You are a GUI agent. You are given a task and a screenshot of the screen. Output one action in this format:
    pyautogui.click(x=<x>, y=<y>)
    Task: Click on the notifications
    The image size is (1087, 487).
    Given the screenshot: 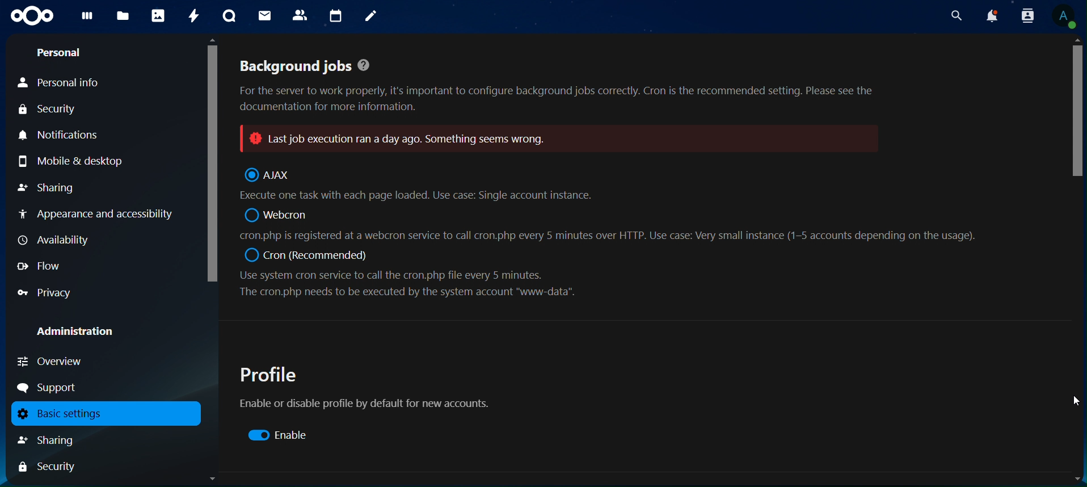 What is the action you would take?
    pyautogui.click(x=990, y=16)
    